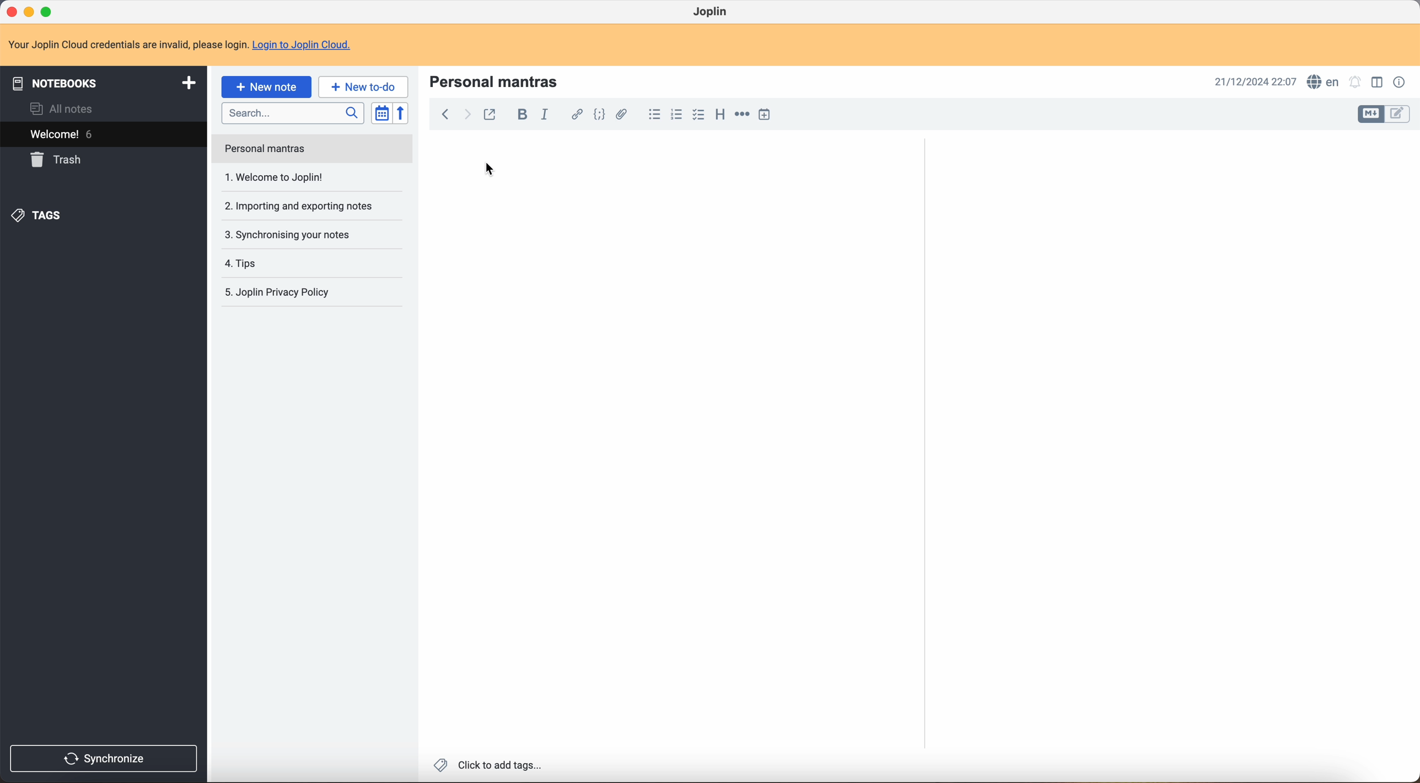 Image resolution: width=1420 pixels, height=783 pixels. What do you see at coordinates (444, 116) in the screenshot?
I see `back` at bounding box center [444, 116].